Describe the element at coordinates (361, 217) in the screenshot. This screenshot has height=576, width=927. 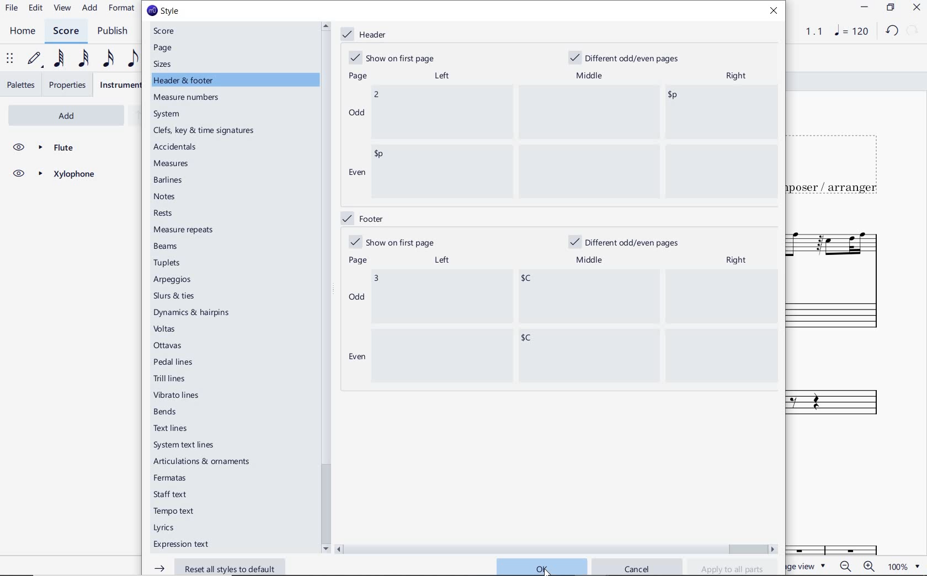
I see `footer marked` at that location.